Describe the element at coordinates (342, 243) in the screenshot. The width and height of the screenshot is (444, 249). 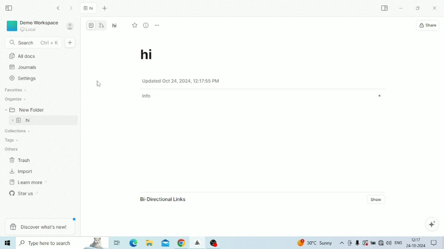
I see `Show hidden icons` at that location.